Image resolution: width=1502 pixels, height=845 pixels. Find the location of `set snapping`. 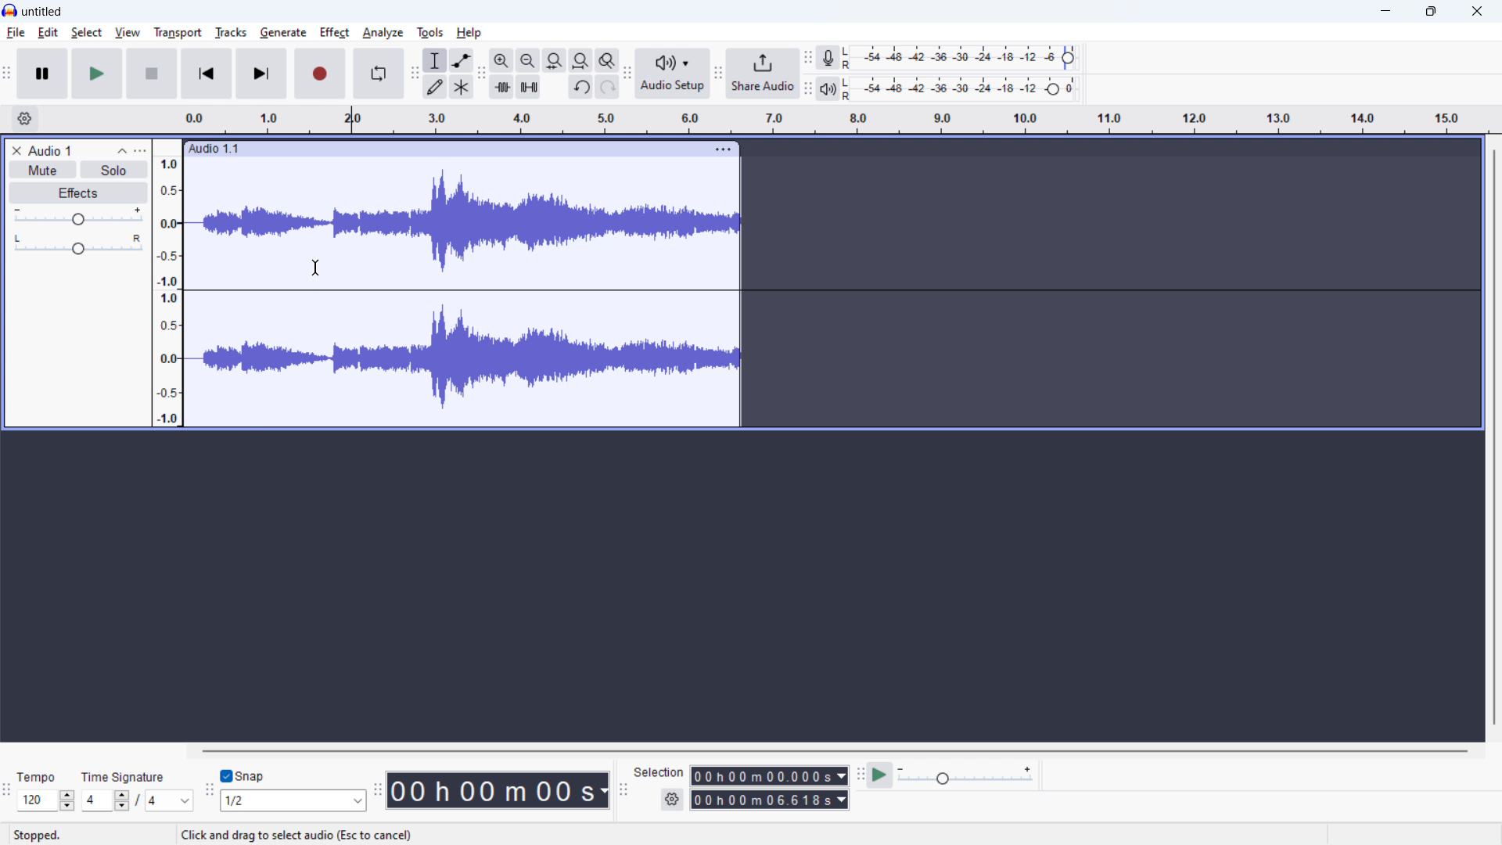

set snapping is located at coordinates (293, 800).